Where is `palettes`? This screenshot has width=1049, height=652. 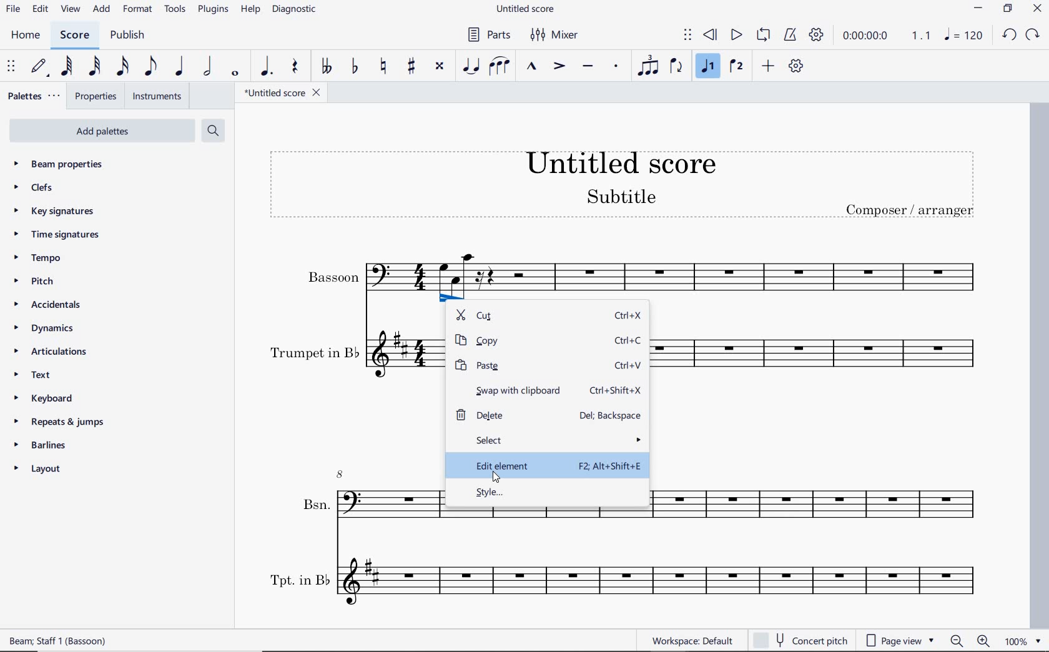 palettes is located at coordinates (33, 96).